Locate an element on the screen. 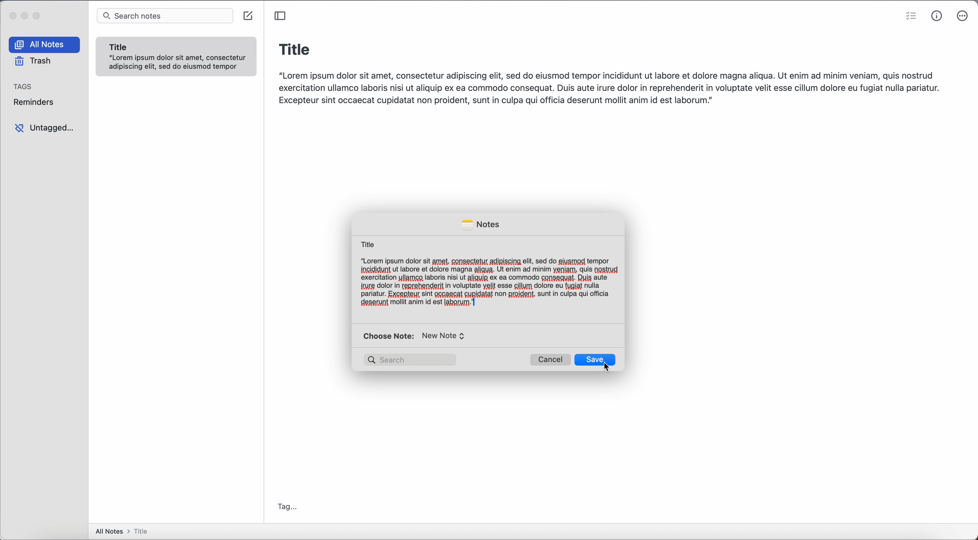 This screenshot has width=978, height=540. cancel button is located at coordinates (551, 360).